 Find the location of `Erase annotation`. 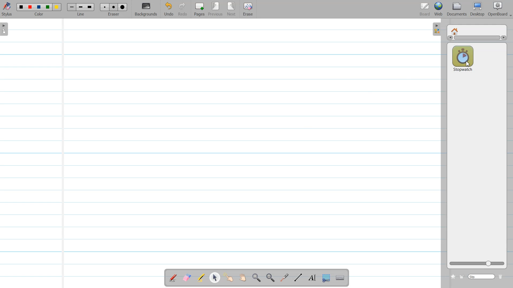

Erase annotation is located at coordinates (186, 277).